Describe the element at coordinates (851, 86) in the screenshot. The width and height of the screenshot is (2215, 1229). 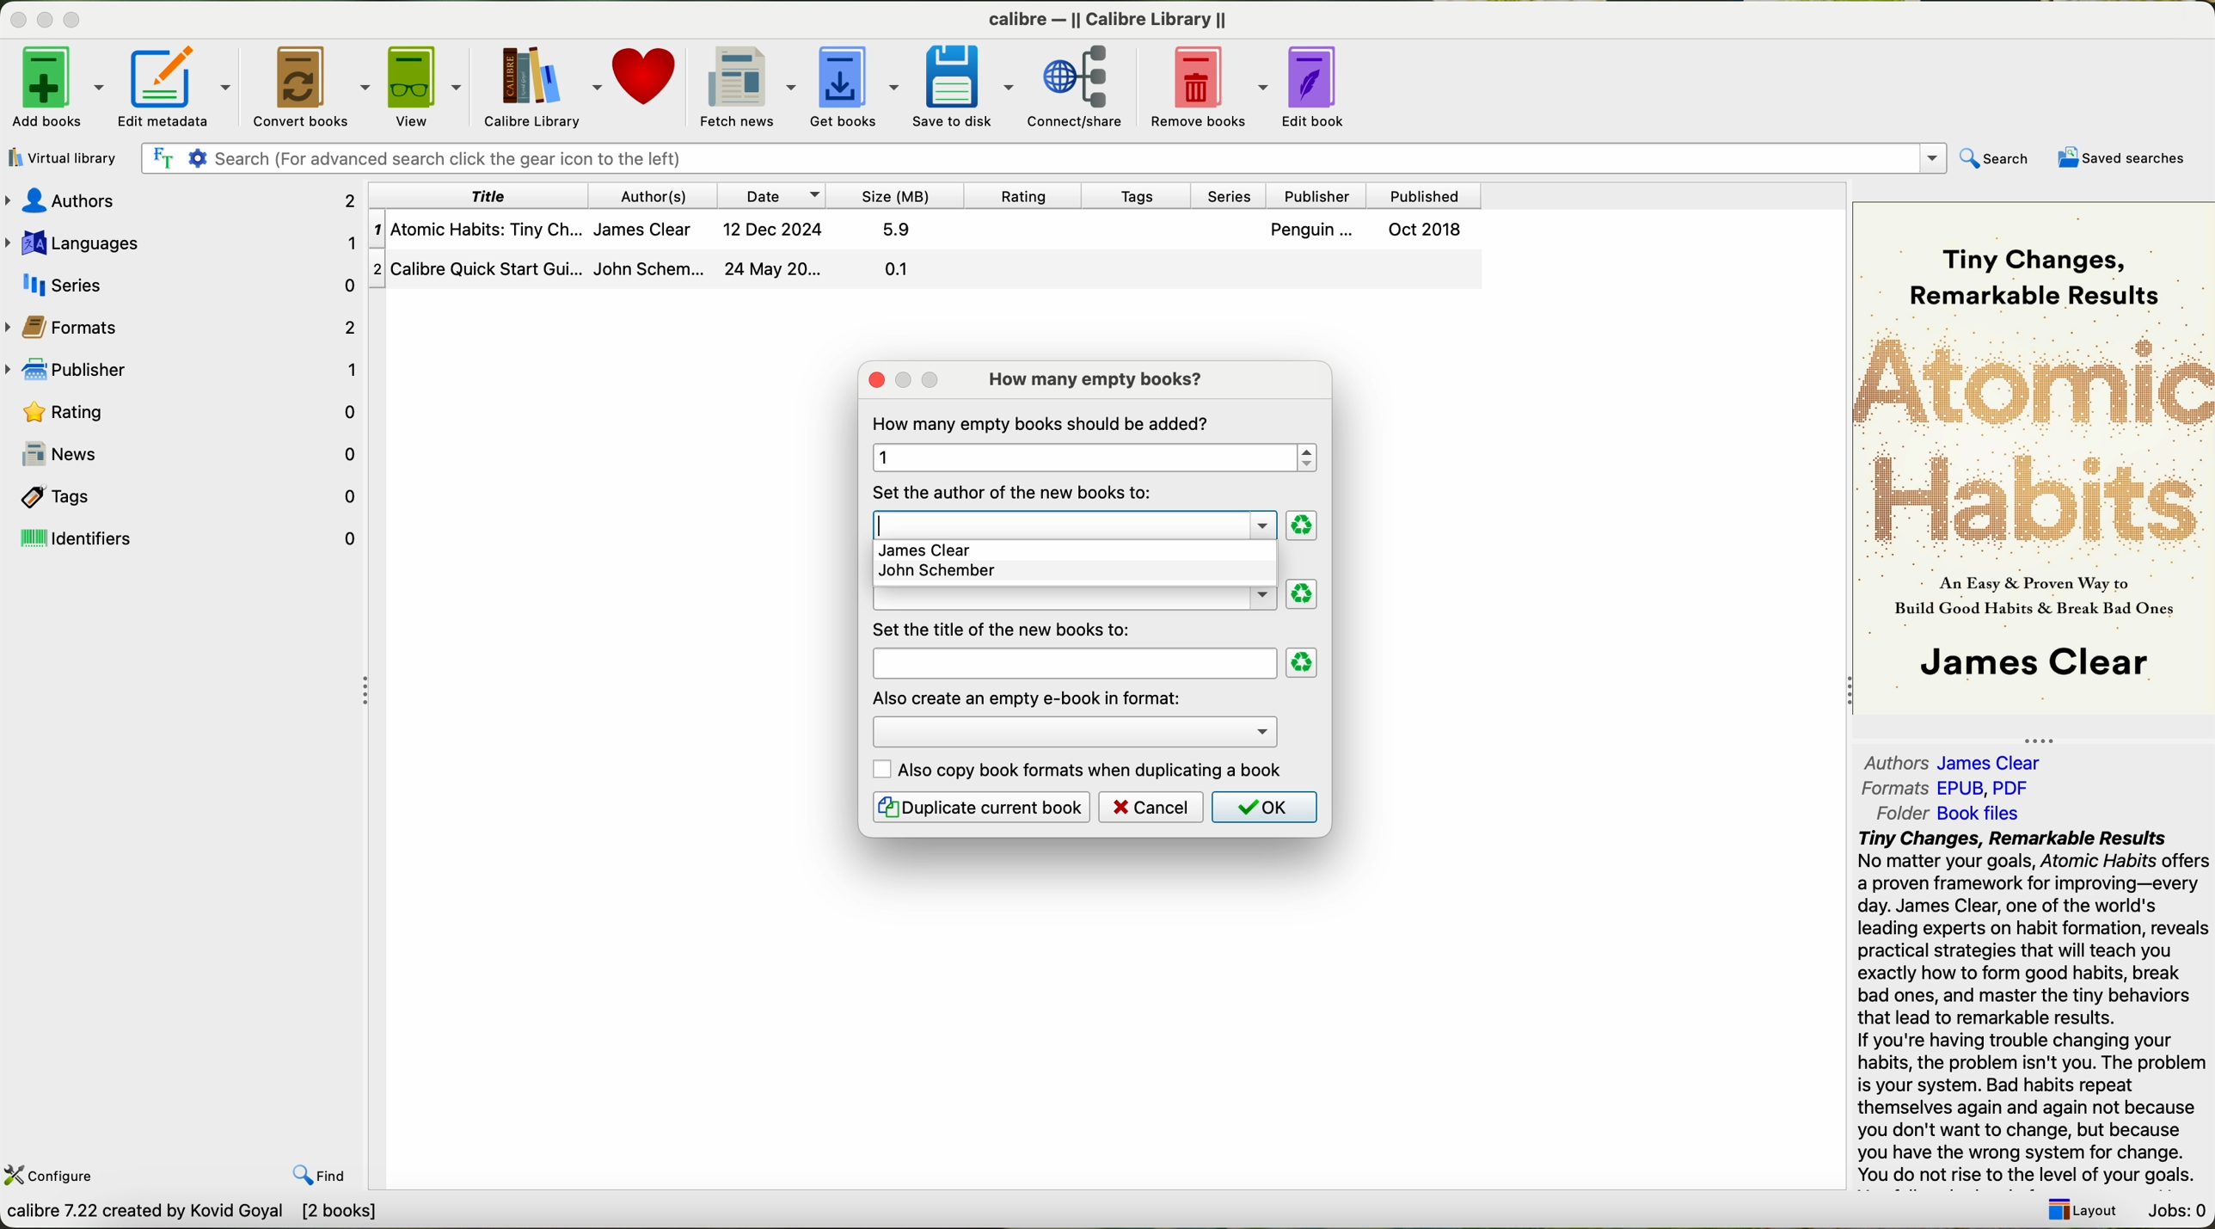
I see `get books` at that location.